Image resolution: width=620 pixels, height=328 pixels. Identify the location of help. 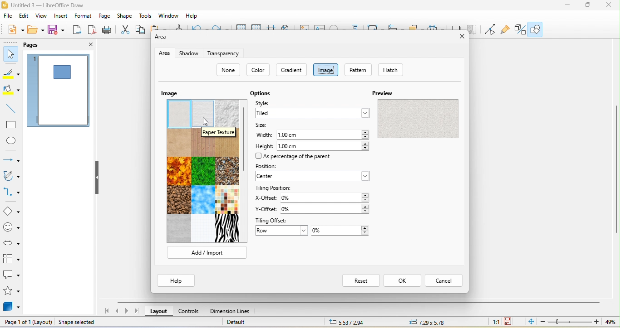
(177, 281).